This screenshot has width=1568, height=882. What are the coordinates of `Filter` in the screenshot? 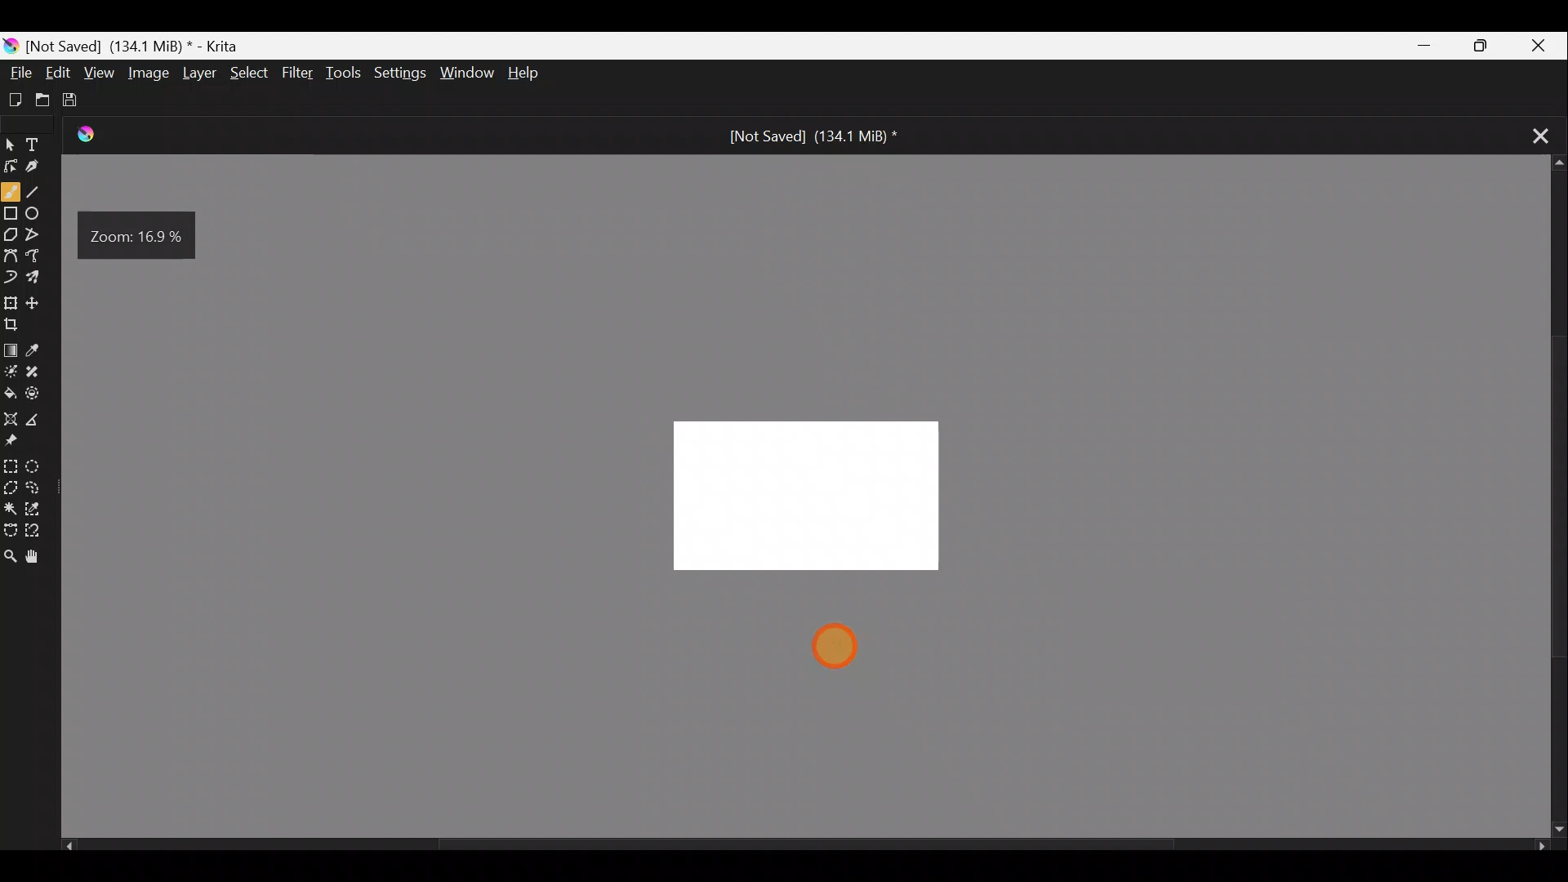 It's located at (300, 78).